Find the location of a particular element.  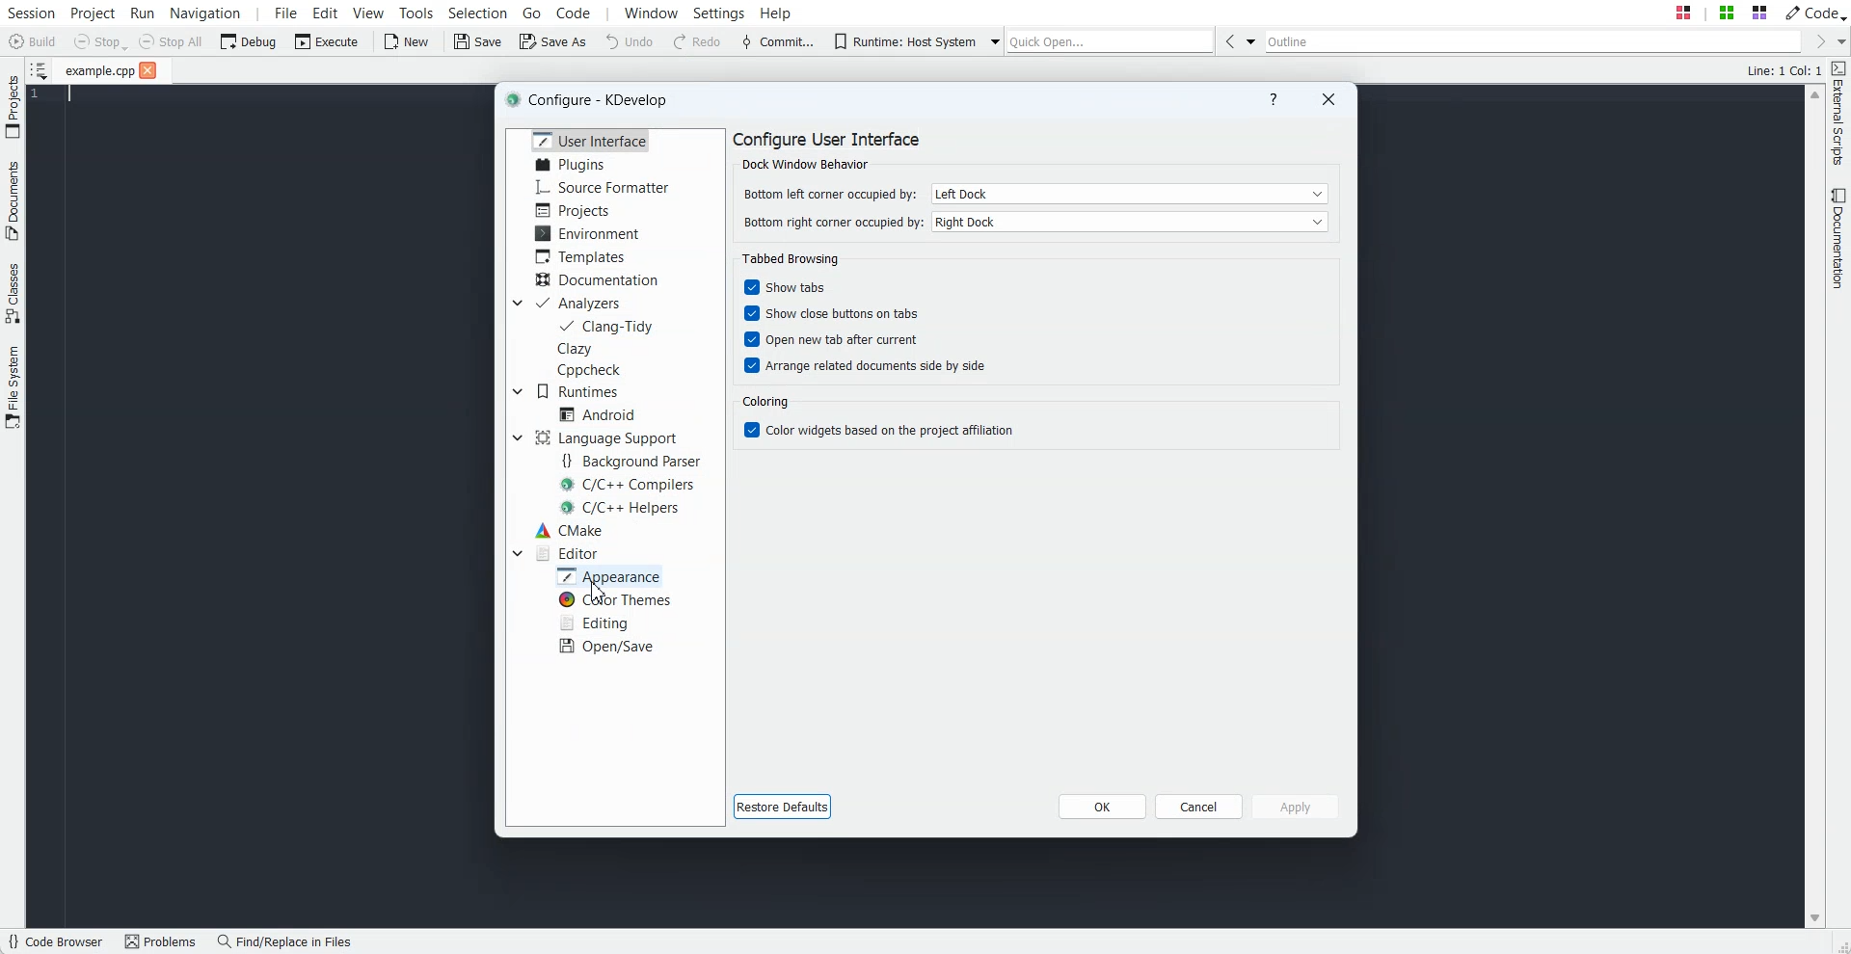

Code Browser is located at coordinates (58, 941).